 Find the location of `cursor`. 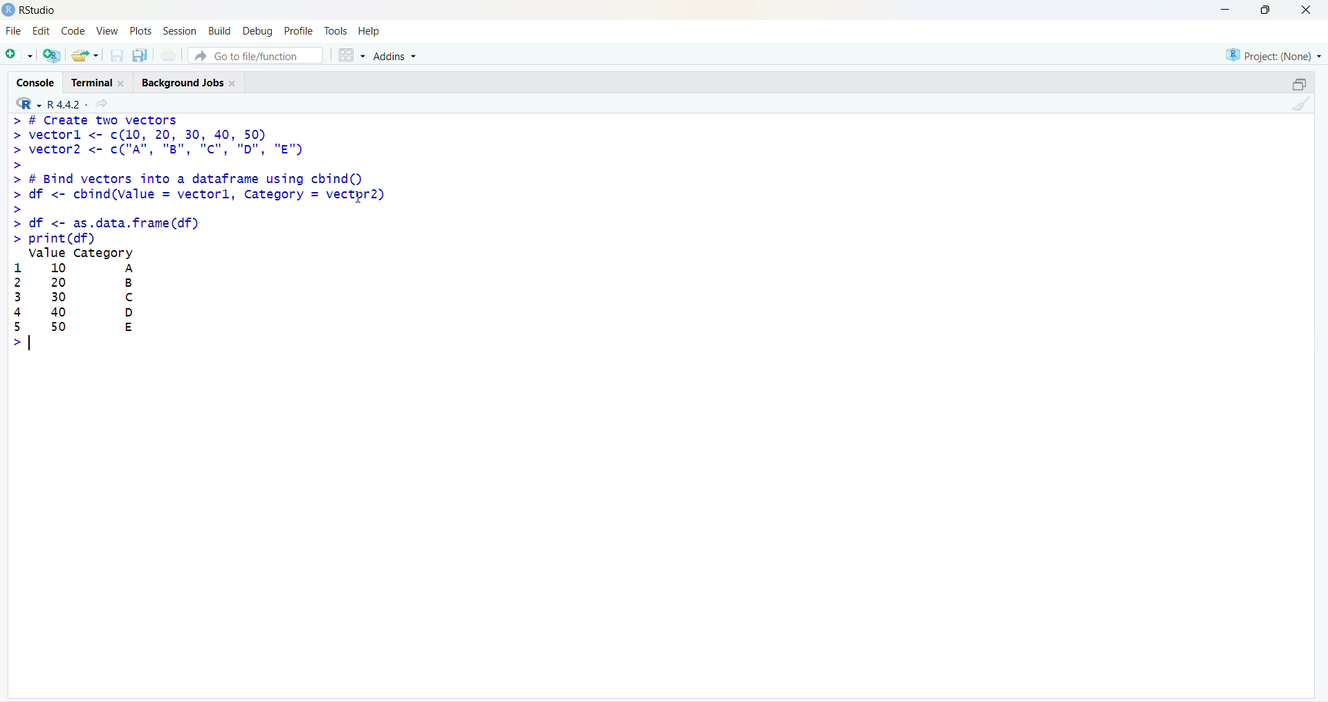

cursor is located at coordinates (360, 197).